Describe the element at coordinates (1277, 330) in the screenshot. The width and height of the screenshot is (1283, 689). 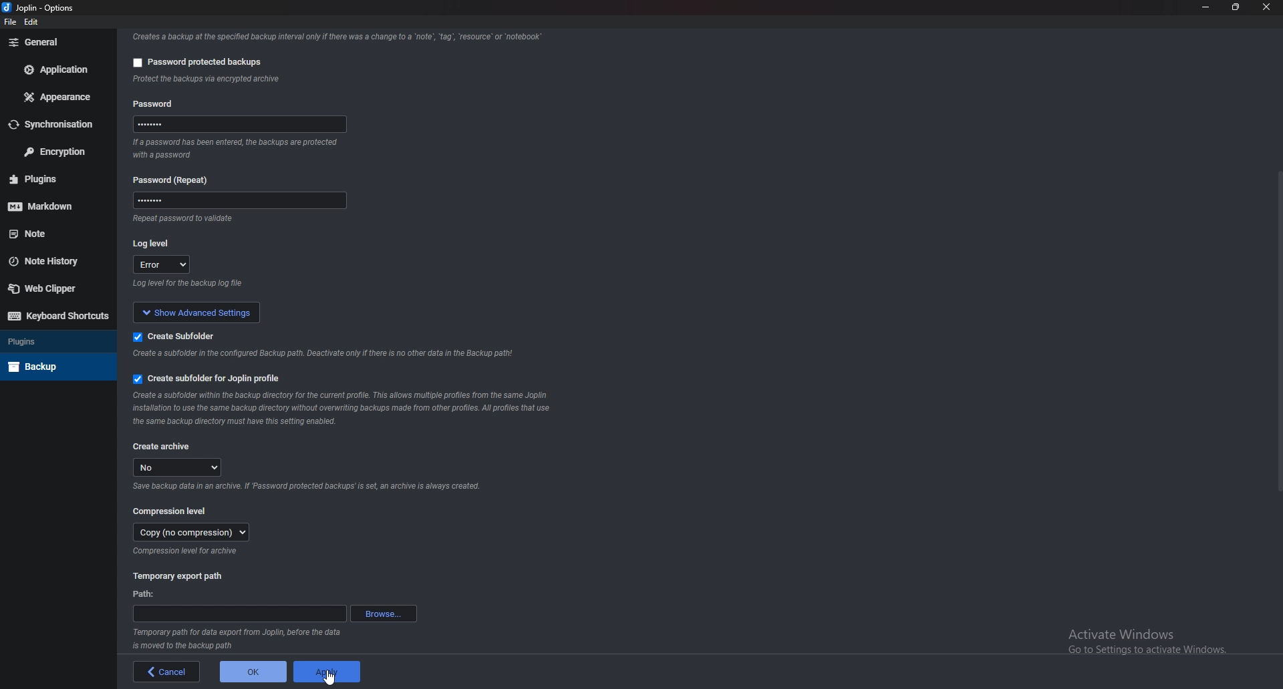
I see `Scroll bar` at that location.